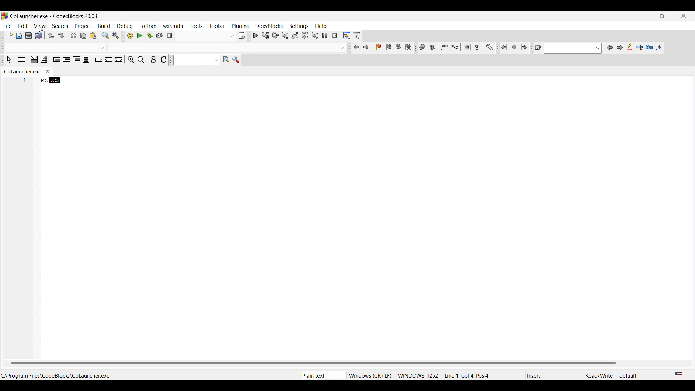 This screenshot has height=391, width=695. I want to click on Abort, so click(169, 35).